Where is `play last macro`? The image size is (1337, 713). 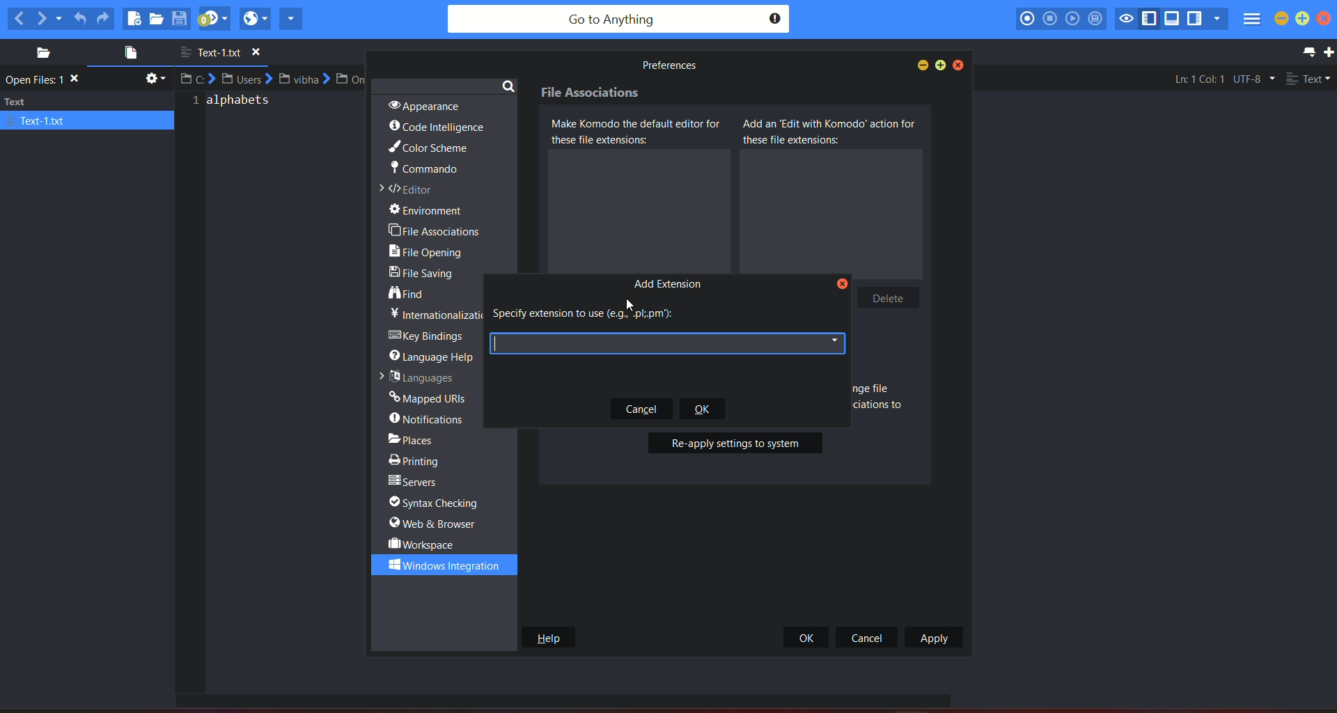
play last macro is located at coordinates (1073, 19).